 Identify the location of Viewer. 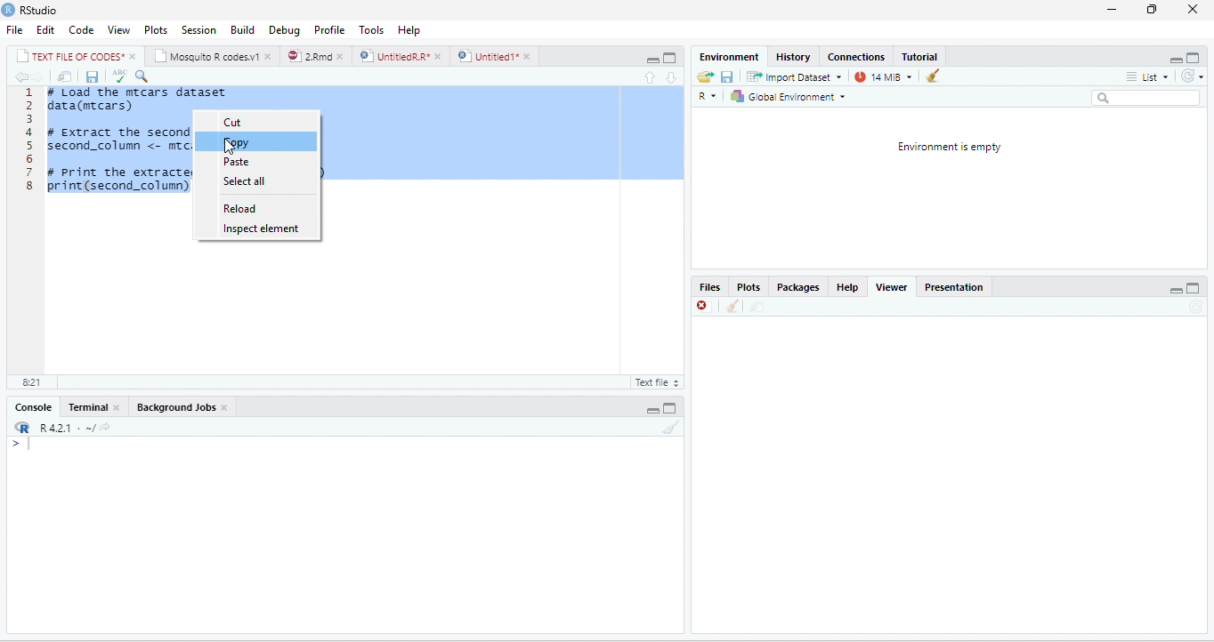
(896, 287).